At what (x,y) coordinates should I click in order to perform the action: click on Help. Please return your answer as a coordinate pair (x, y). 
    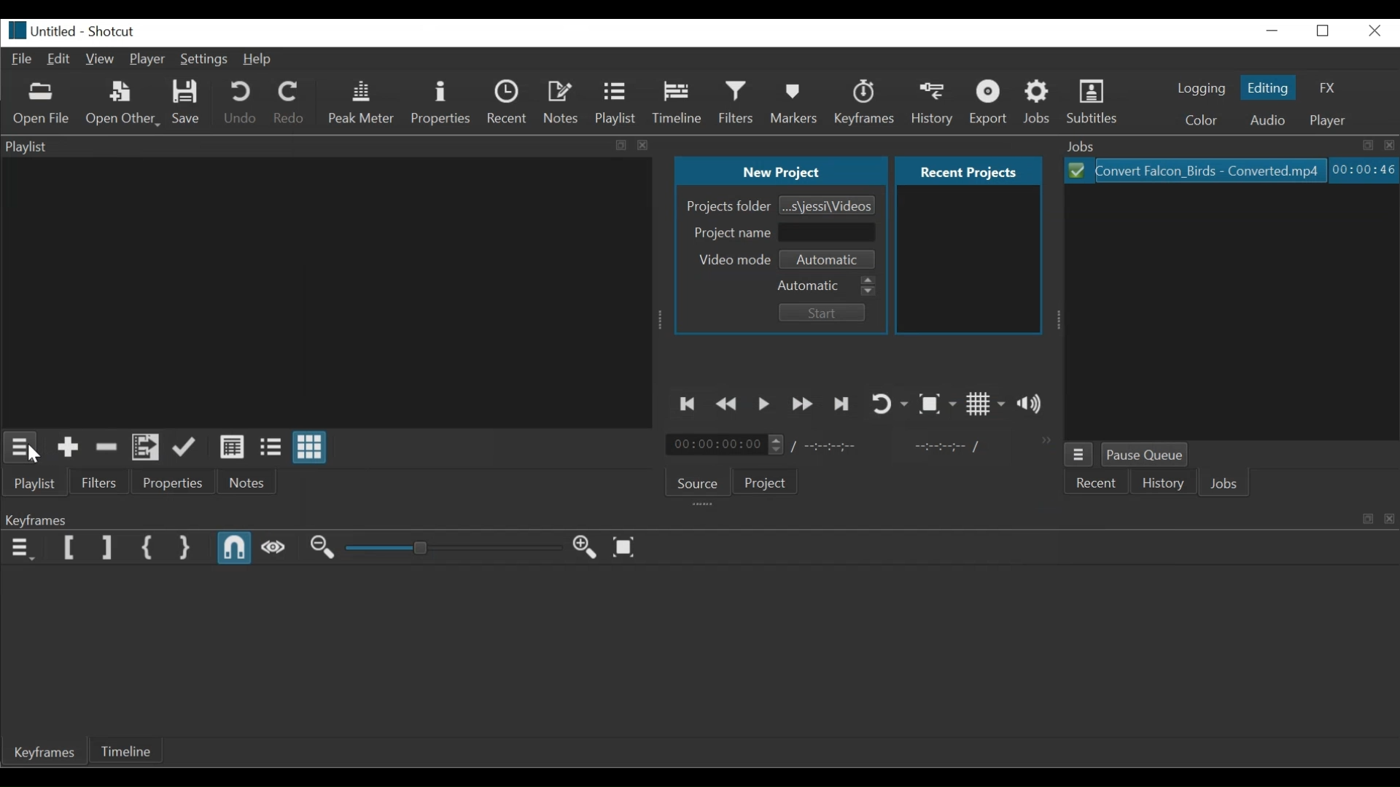
    Looking at the image, I should click on (259, 60).